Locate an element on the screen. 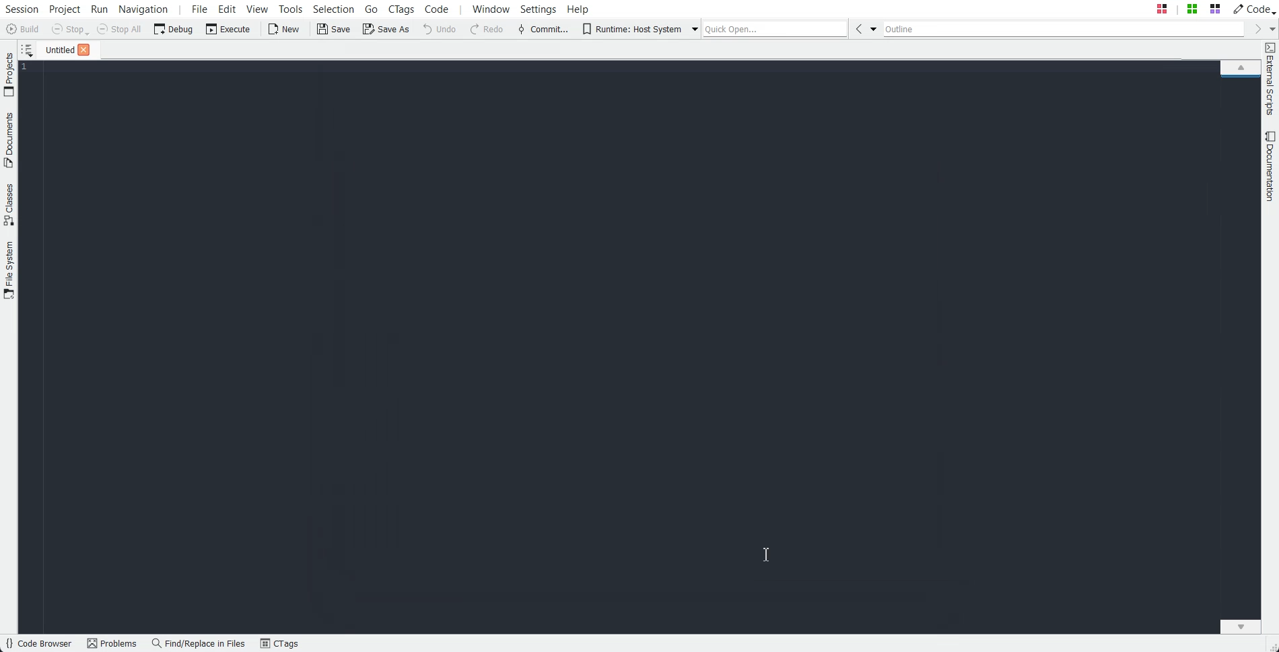 This screenshot has width=1279, height=652. Save As is located at coordinates (386, 28).